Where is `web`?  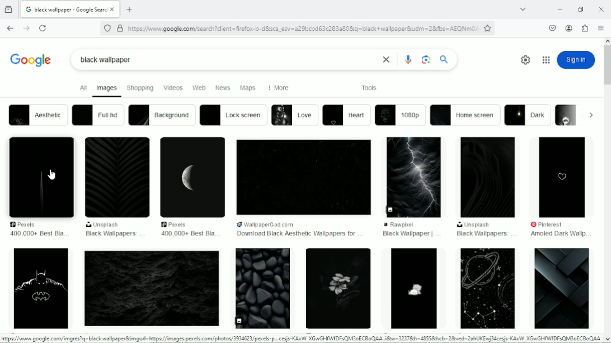
web is located at coordinates (199, 88).